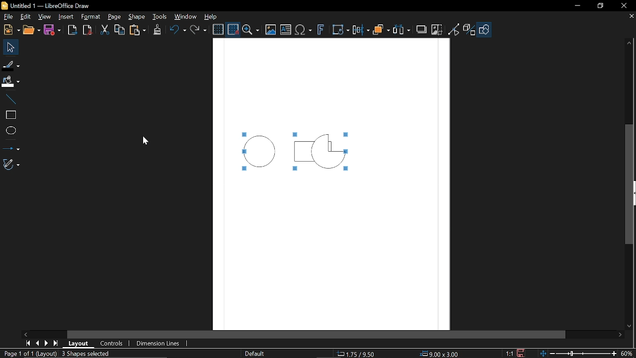 This screenshot has height=358, width=636. I want to click on Shape, so click(136, 17).